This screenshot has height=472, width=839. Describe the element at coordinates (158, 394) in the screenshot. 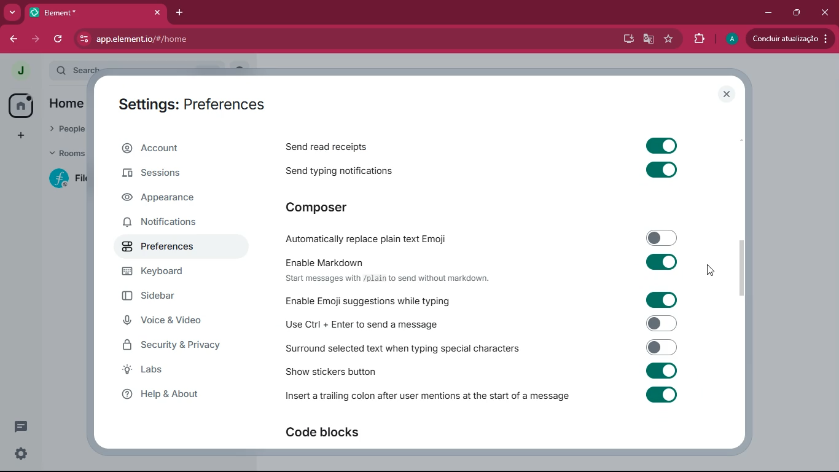

I see `Help & About` at that location.